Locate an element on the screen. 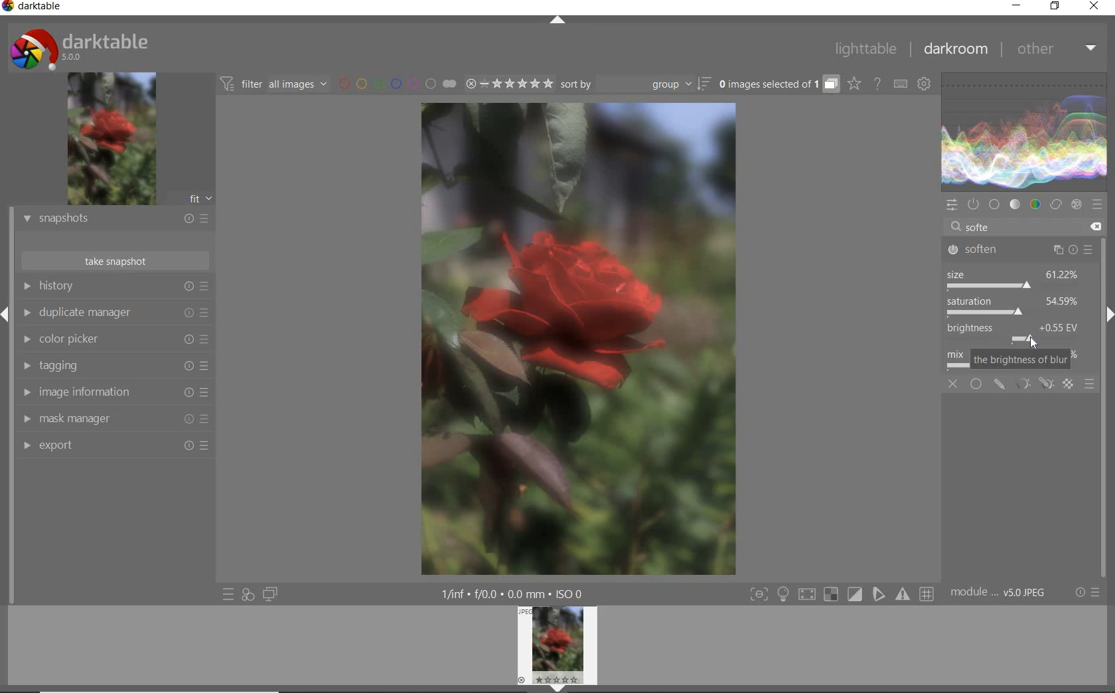  history is located at coordinates (113, 287).